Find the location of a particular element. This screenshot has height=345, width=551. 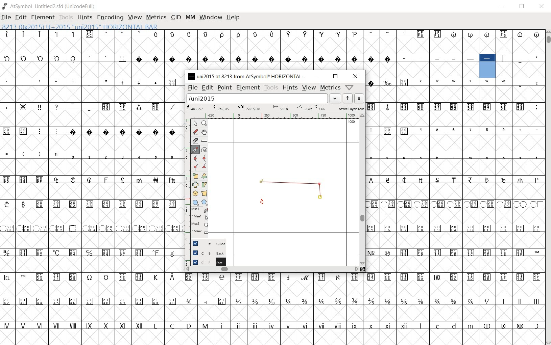

element is located at coordinates (248, 87).